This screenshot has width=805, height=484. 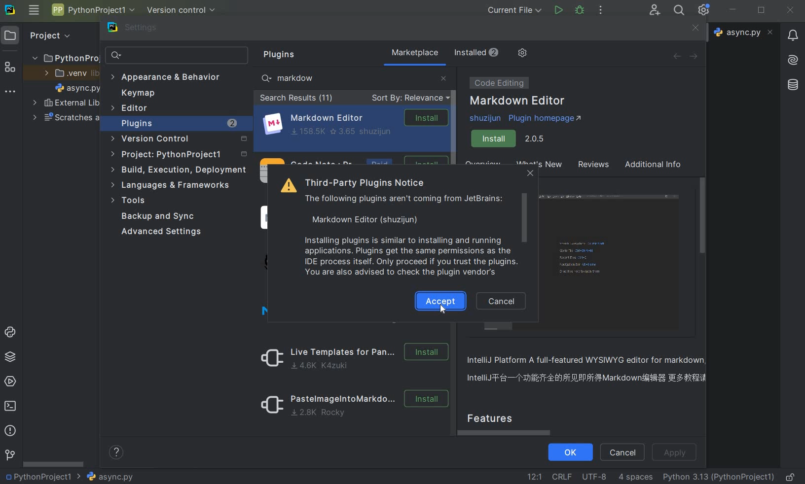 What do you see at coordinates (600, 11) in the screenshot?
I see `more actions` at bounding box center [600, 11].